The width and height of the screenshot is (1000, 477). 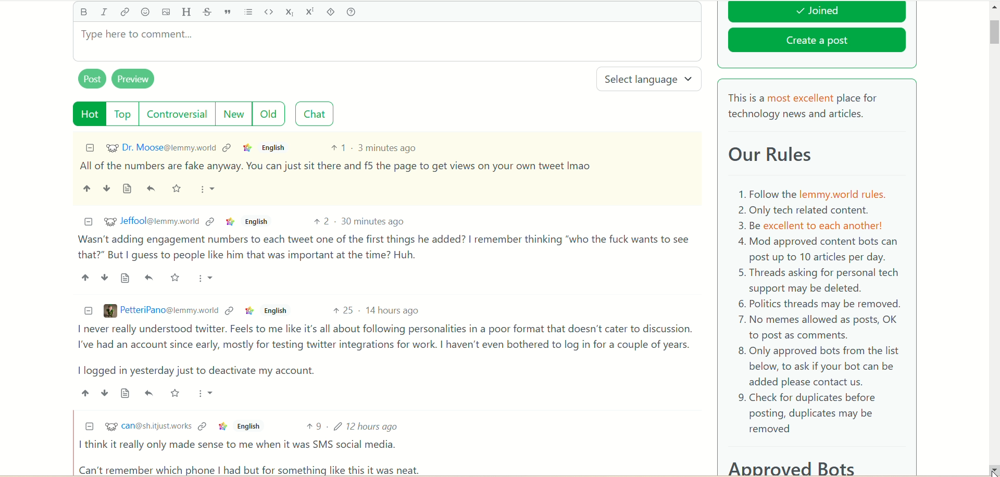 I want to click on Downvote, so click(x=106, y=187).